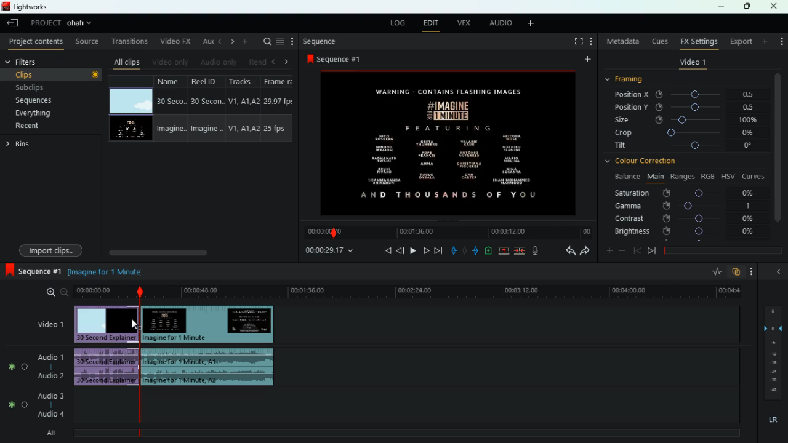  Describe the element at coordinates (533, 24) in the screenshot. I see `more` at that location.